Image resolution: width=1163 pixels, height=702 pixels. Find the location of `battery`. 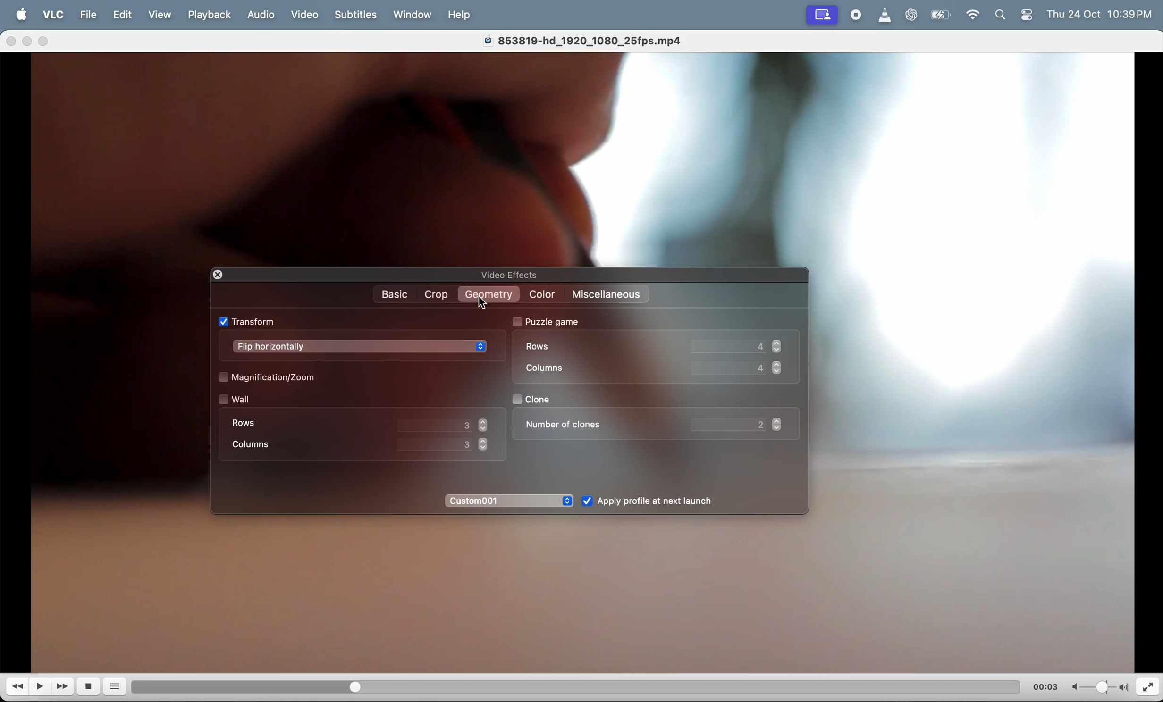

battery is located at coordinates (940, 16).